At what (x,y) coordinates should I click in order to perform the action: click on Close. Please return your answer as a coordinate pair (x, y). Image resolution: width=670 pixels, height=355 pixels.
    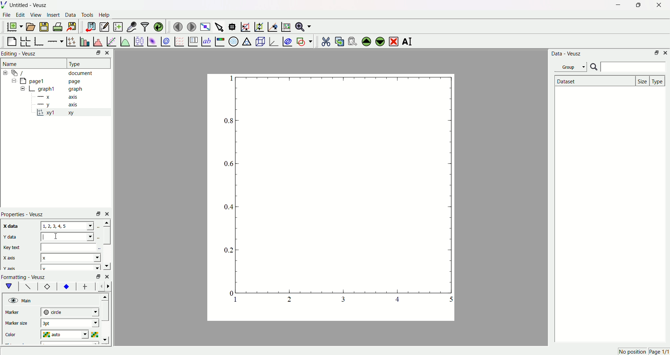
    Looking at the image, I should click on (109, 53).